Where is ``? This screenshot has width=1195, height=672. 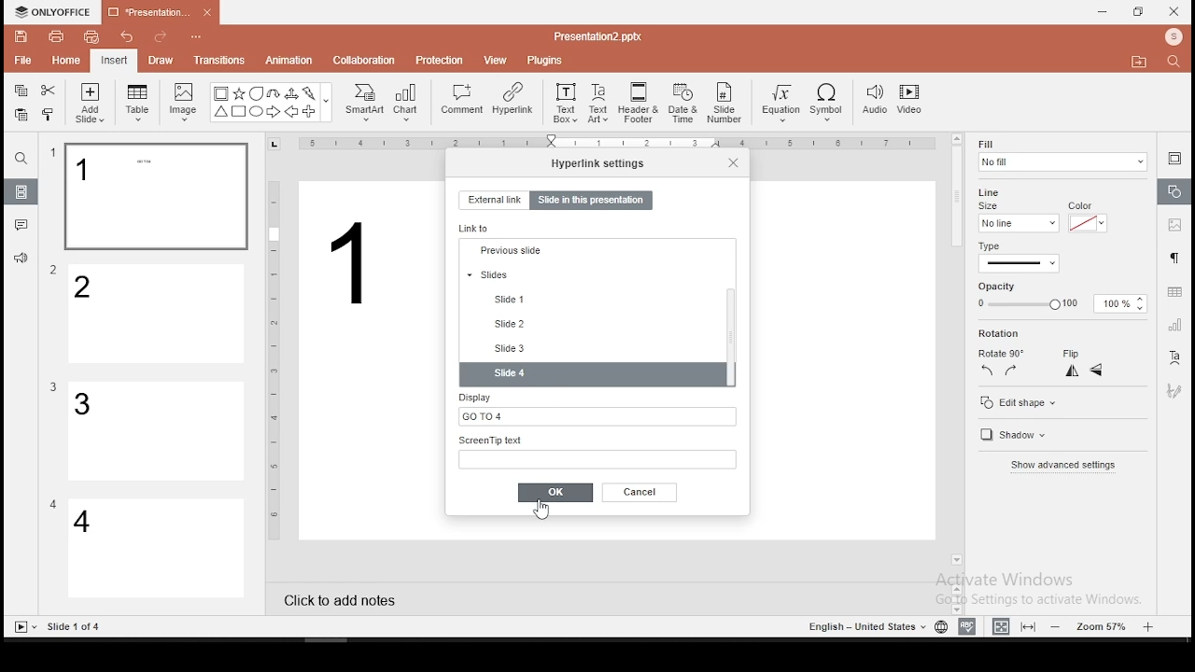  is located at coordinates (53, 153).